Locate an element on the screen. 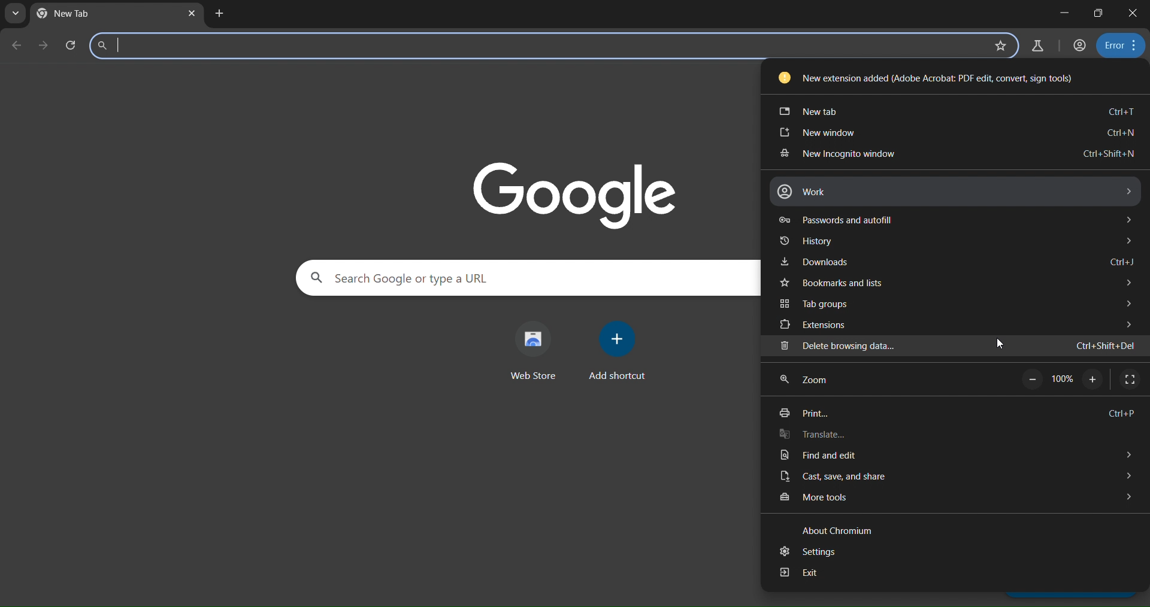 The width and height of the screenshot is (1150, 607). New extension added (Adobe Acrobat: PDF edit, convert, sign tools) is located at coordinates (925, 75).